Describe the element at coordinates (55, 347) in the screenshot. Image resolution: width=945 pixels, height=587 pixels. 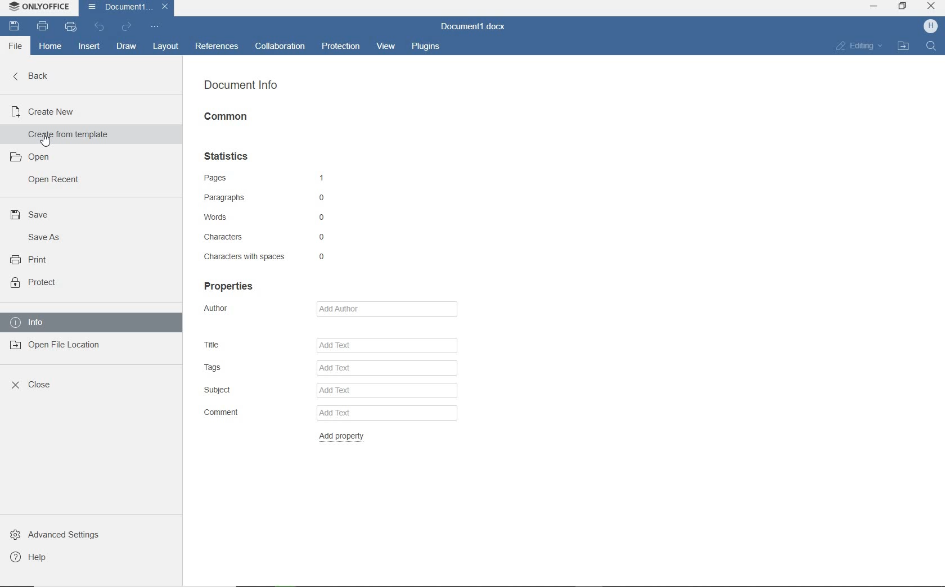
I see `open file location` at that location.